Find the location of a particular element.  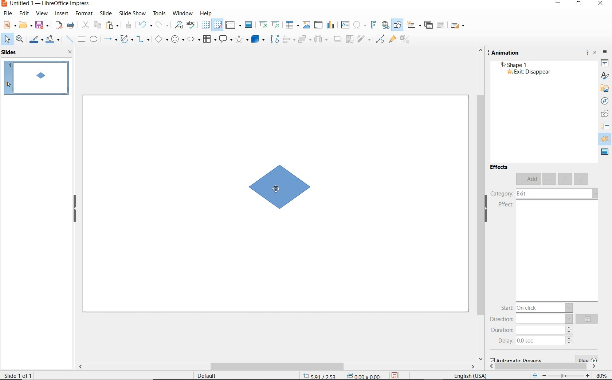

insert text box is located at coordinates (345, 25).